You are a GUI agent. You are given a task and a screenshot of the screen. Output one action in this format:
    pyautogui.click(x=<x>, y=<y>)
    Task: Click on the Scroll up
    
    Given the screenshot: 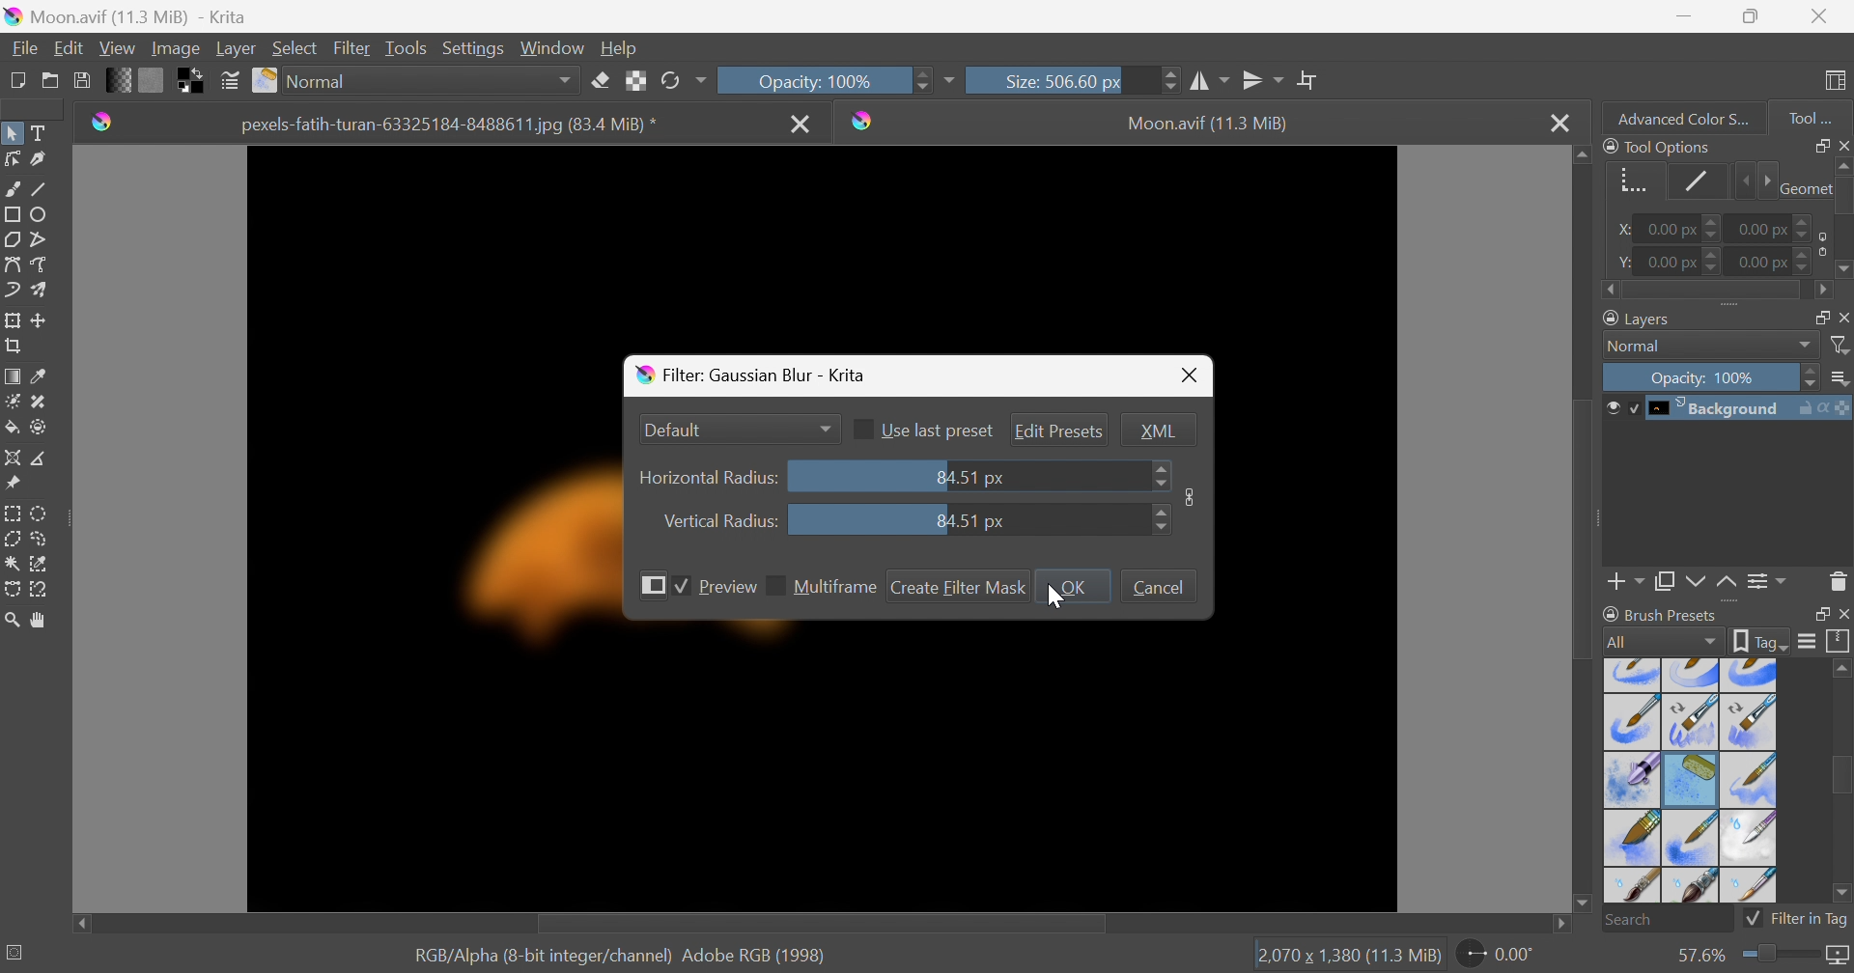 What is the action you would take?
    pyautogui.click(x=1842, y=667)
    